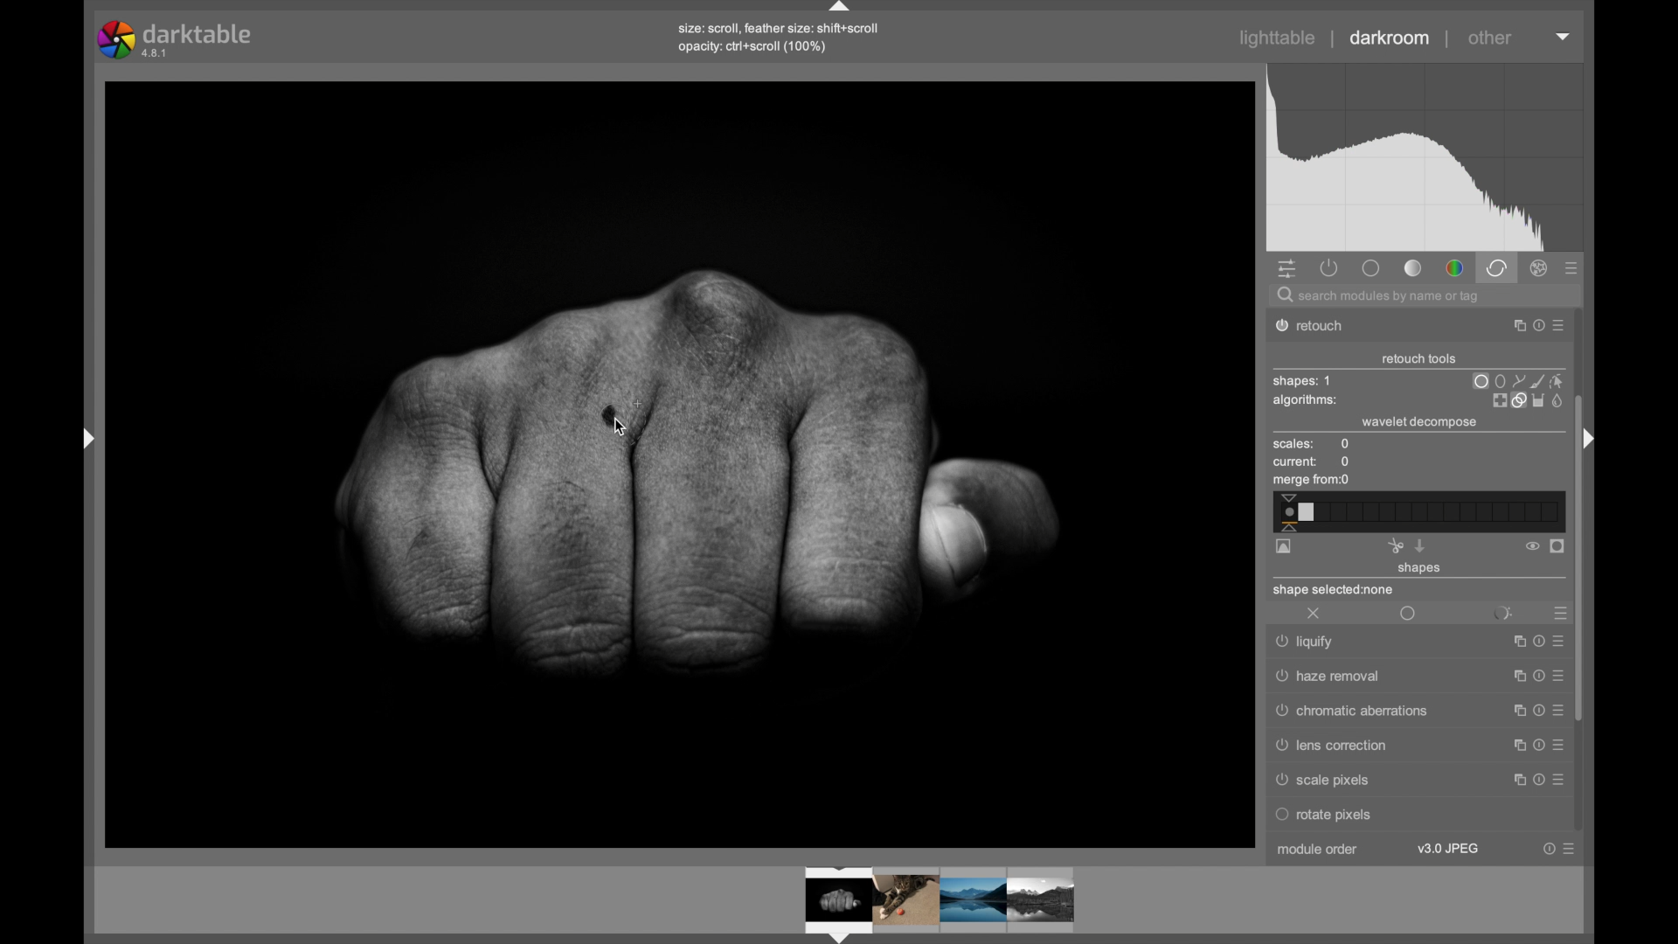  Describe the element at coordinates (1557, 779) in the screenshot. I see `more options` at that location.